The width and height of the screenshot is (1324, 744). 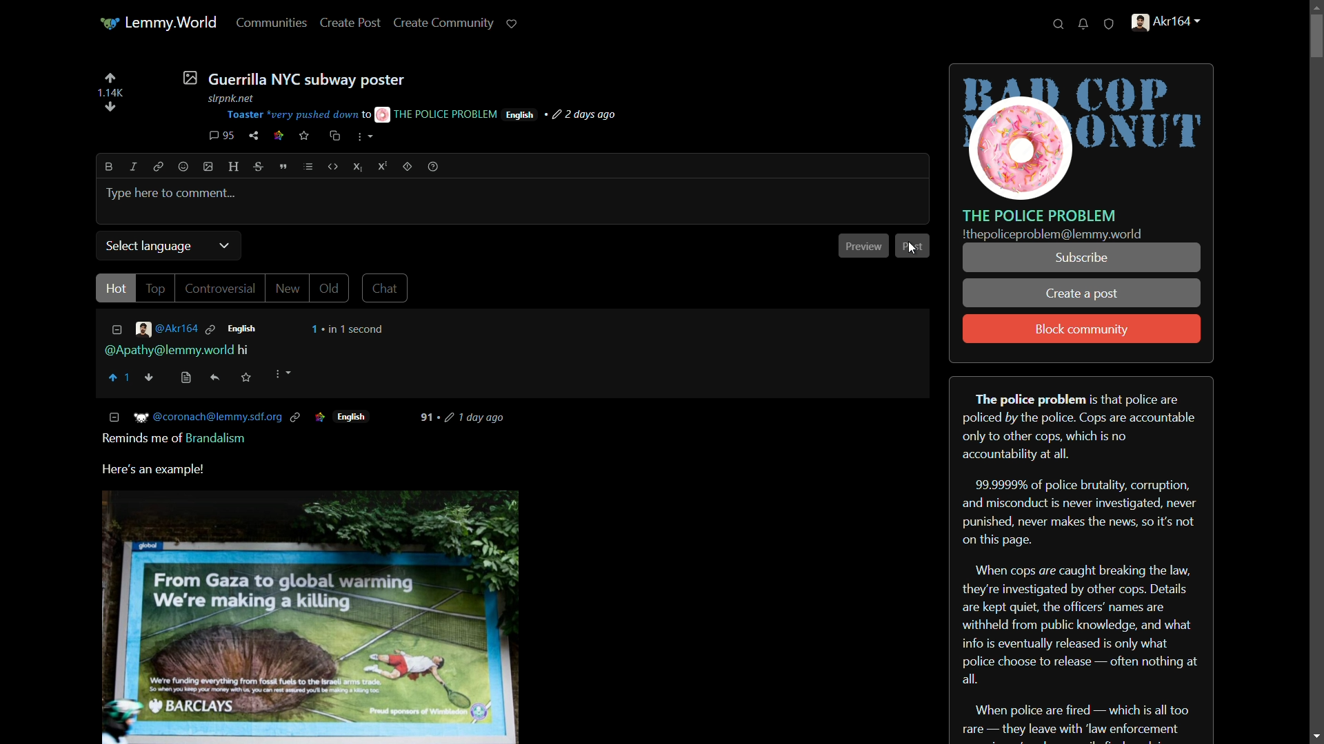 I want to click on create a post, so click(x=1083, y=295).